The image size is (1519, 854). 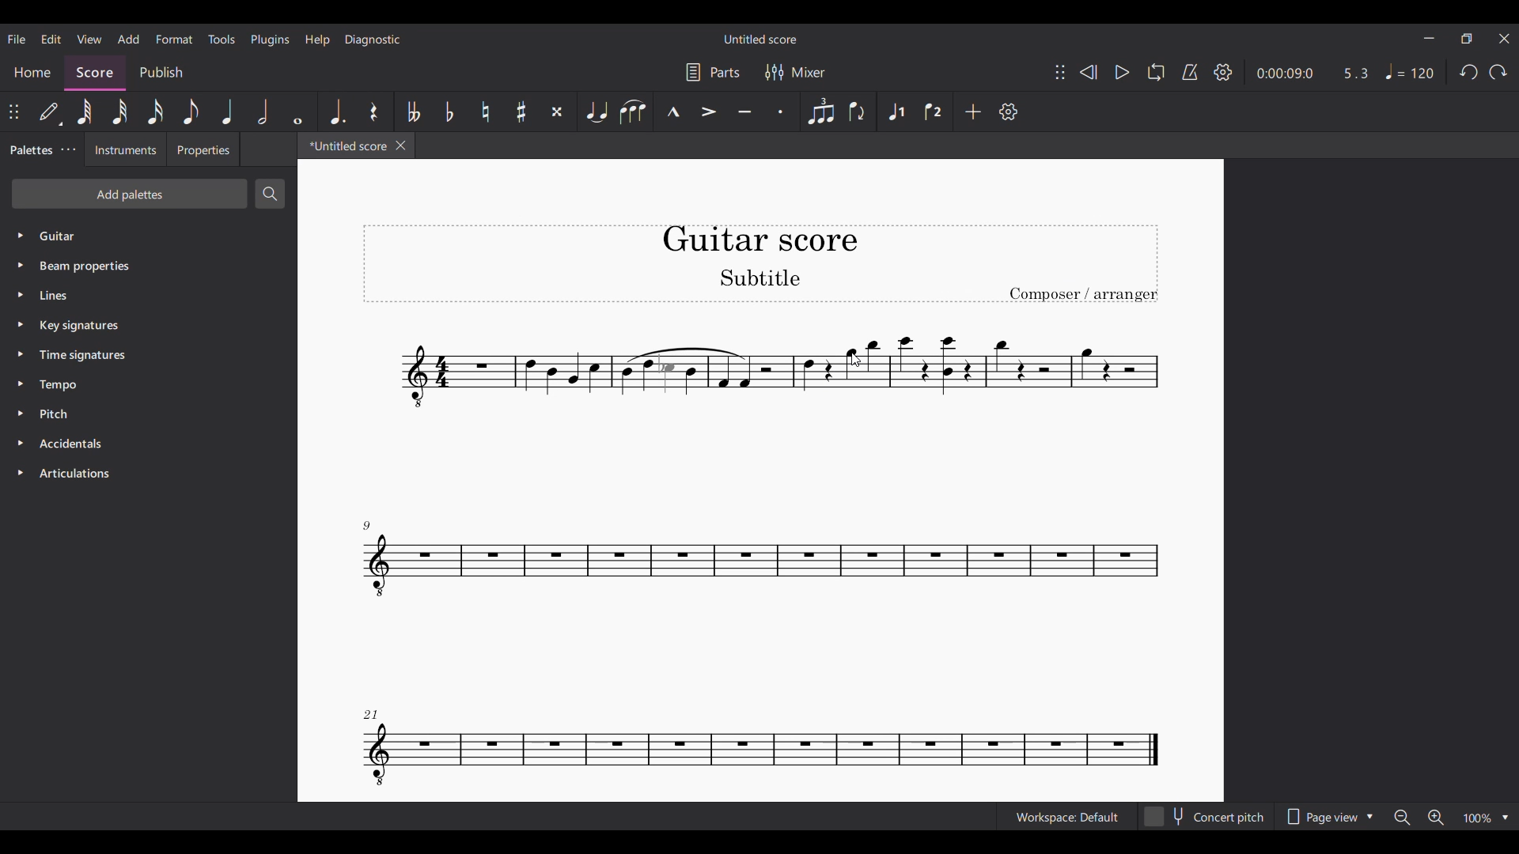 I want to click on Change position, so click(x=13, y=111).